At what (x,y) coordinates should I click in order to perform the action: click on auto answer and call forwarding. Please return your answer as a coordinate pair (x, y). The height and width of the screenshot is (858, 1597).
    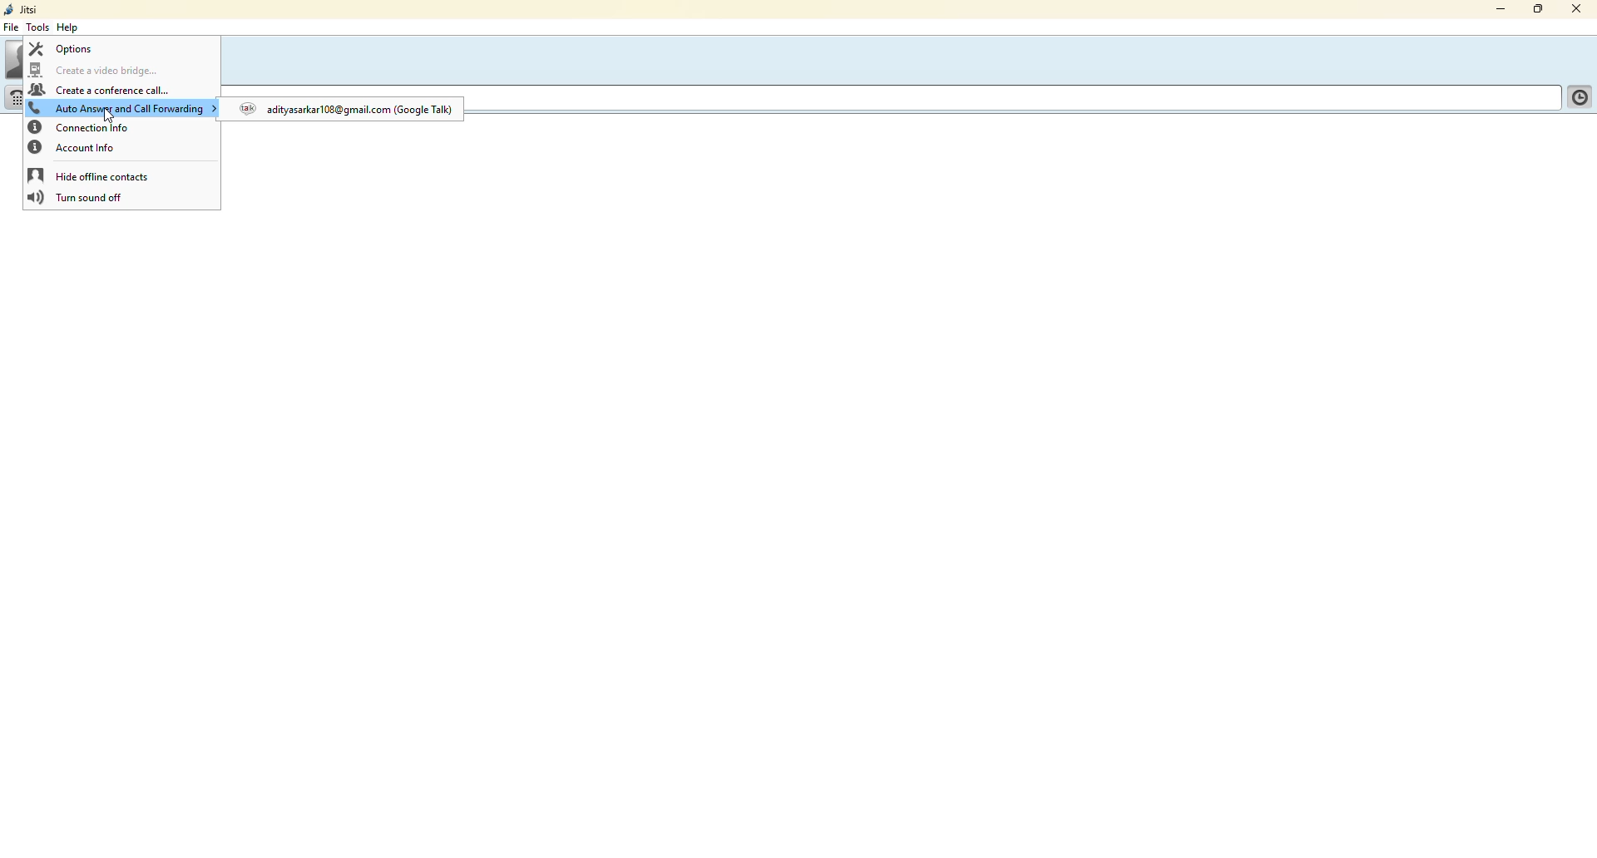
    Looking at the image, I should click on (121, 109).